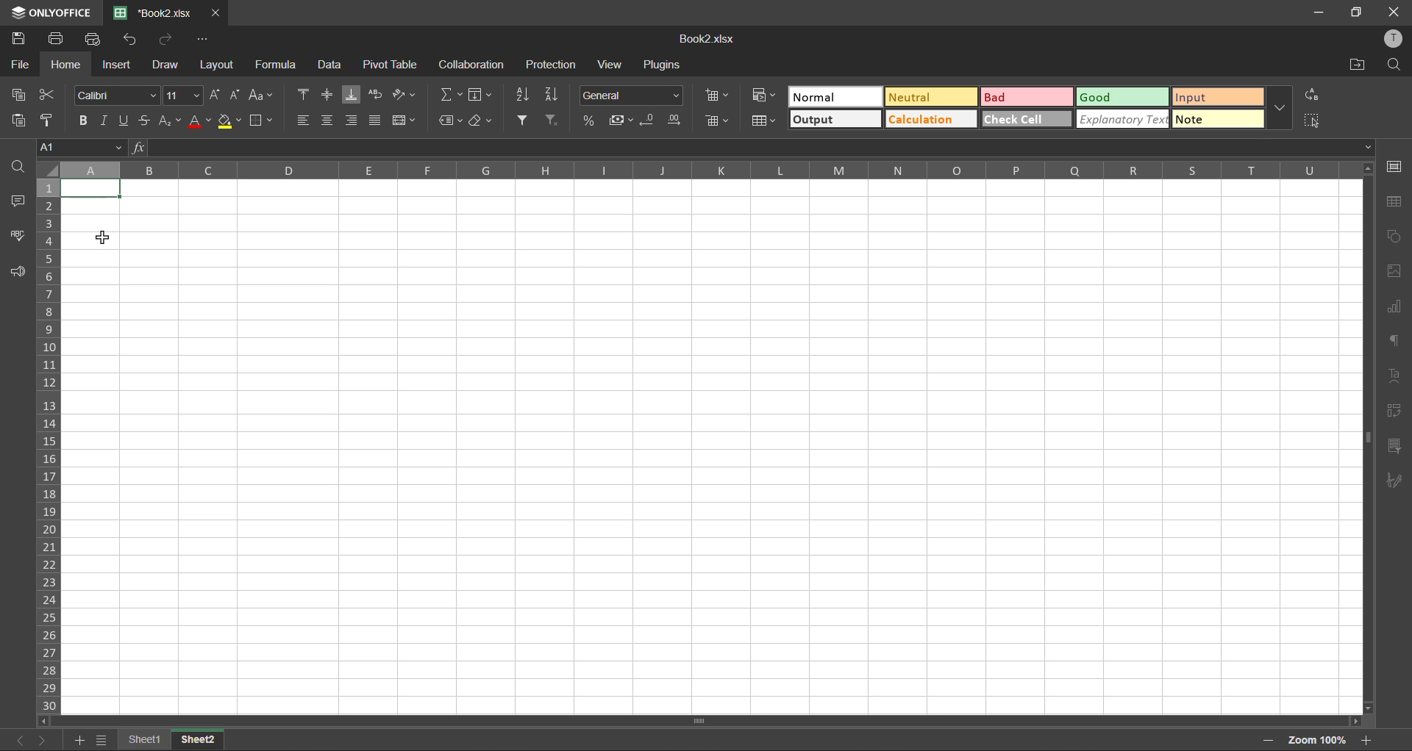  I want to click on fill color, so click(231, 121).